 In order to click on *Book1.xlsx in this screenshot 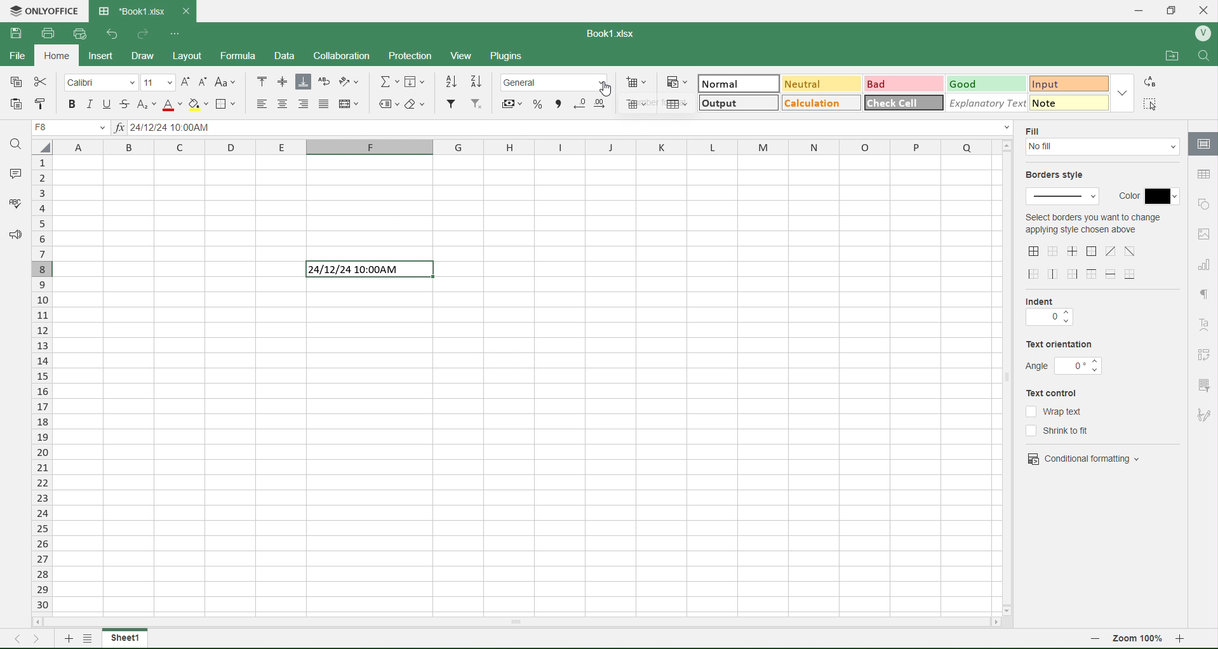, I will do `click(130, 8)`.